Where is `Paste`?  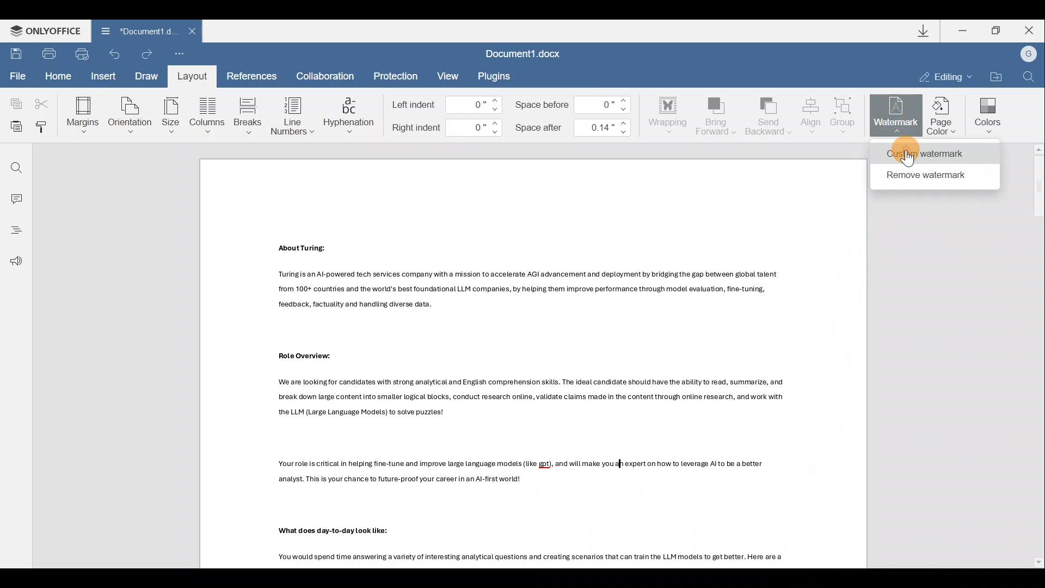
Paste is located at coordinates (14, 127).